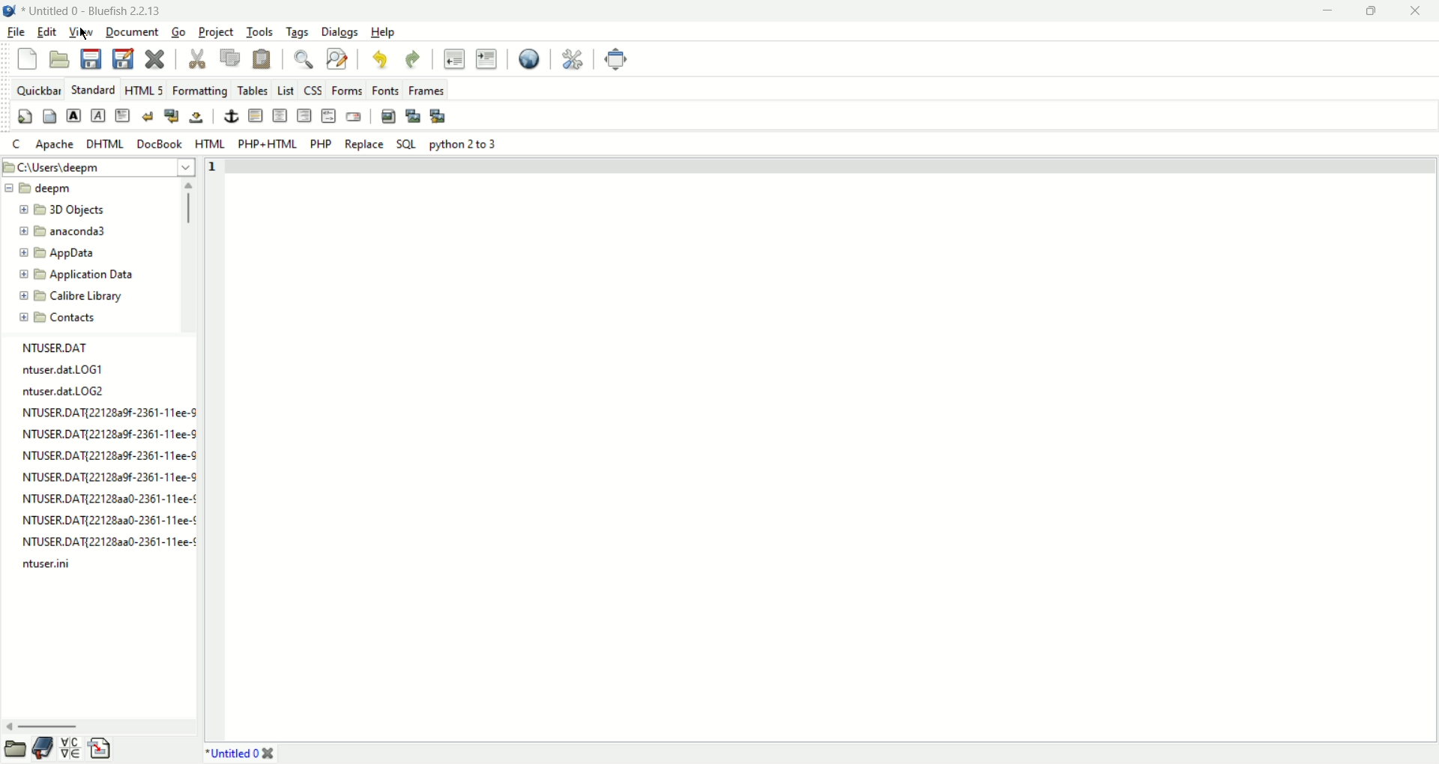 The width and height of the screenshot is (1439, 764). Describe the element at coordinates (406, 144) in the screenshot. I see `SQL` at that location.